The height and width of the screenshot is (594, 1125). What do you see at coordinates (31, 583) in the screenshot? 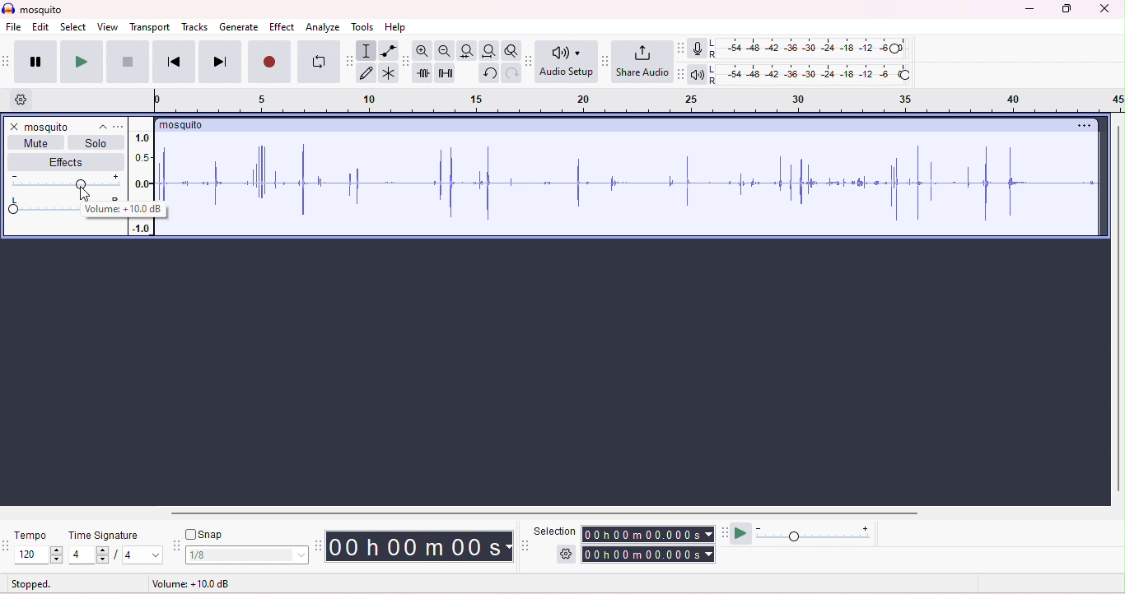
I see `stopped` at bounding box center [31, 583].